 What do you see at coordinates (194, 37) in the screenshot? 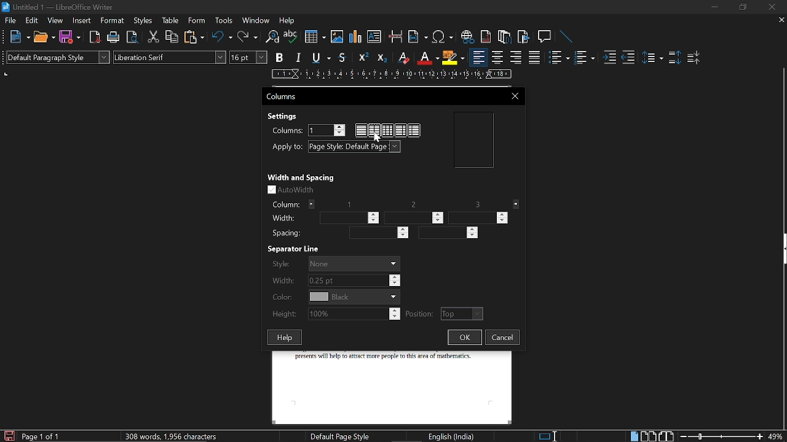
I see `Paste` at bounding box center [194, 37].